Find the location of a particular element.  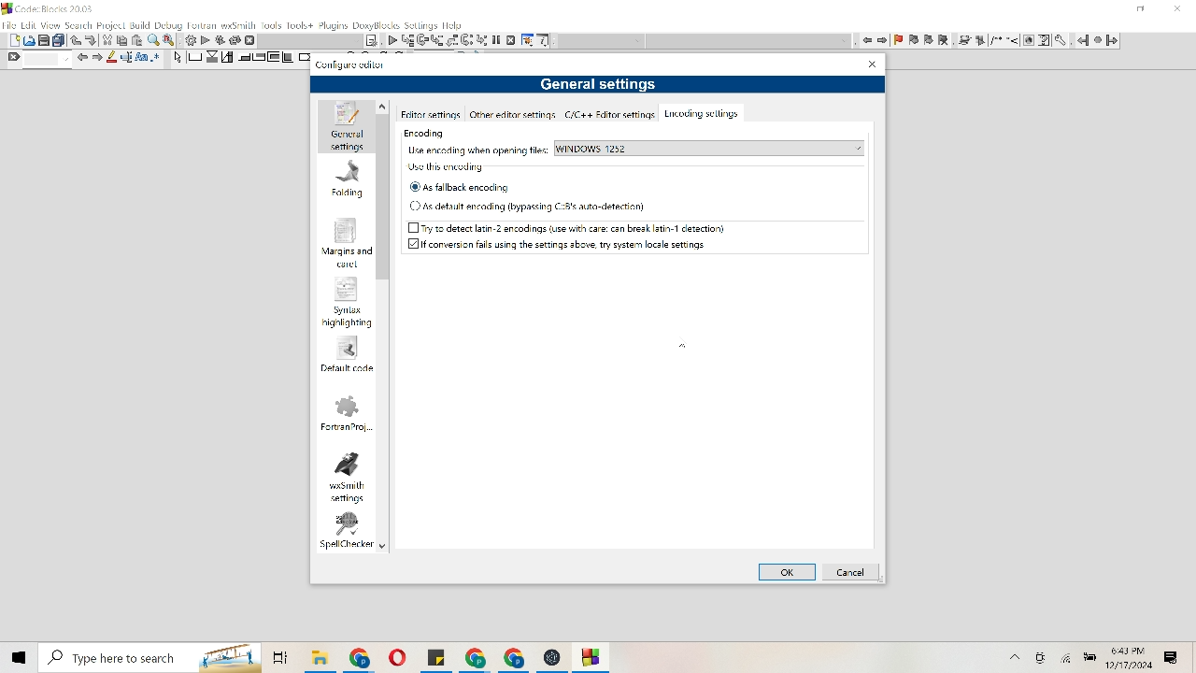

changes to image is located at coordinates (1003, 41).